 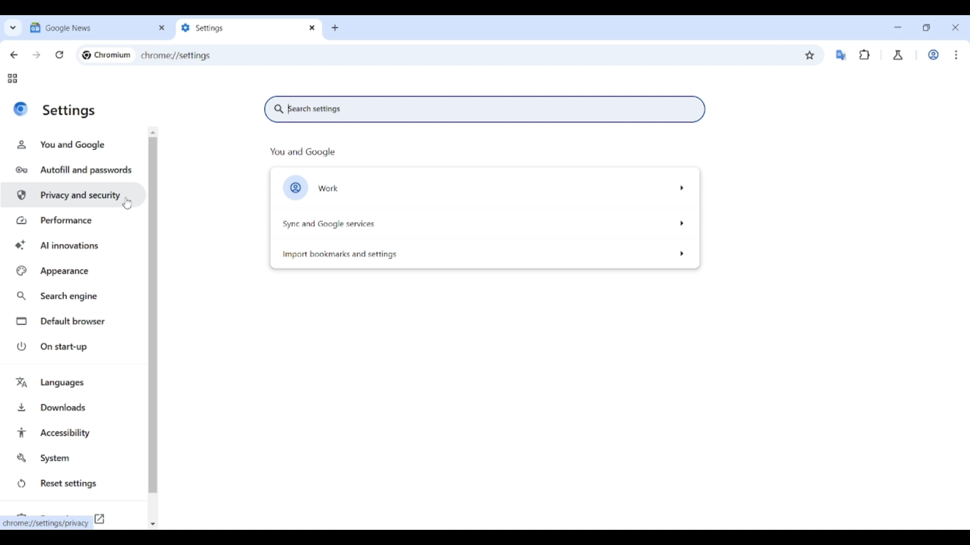 What do you see at coordinates (335, 28) in the screenshot?
I see `Add new tab` at bounding box center [335, 28].